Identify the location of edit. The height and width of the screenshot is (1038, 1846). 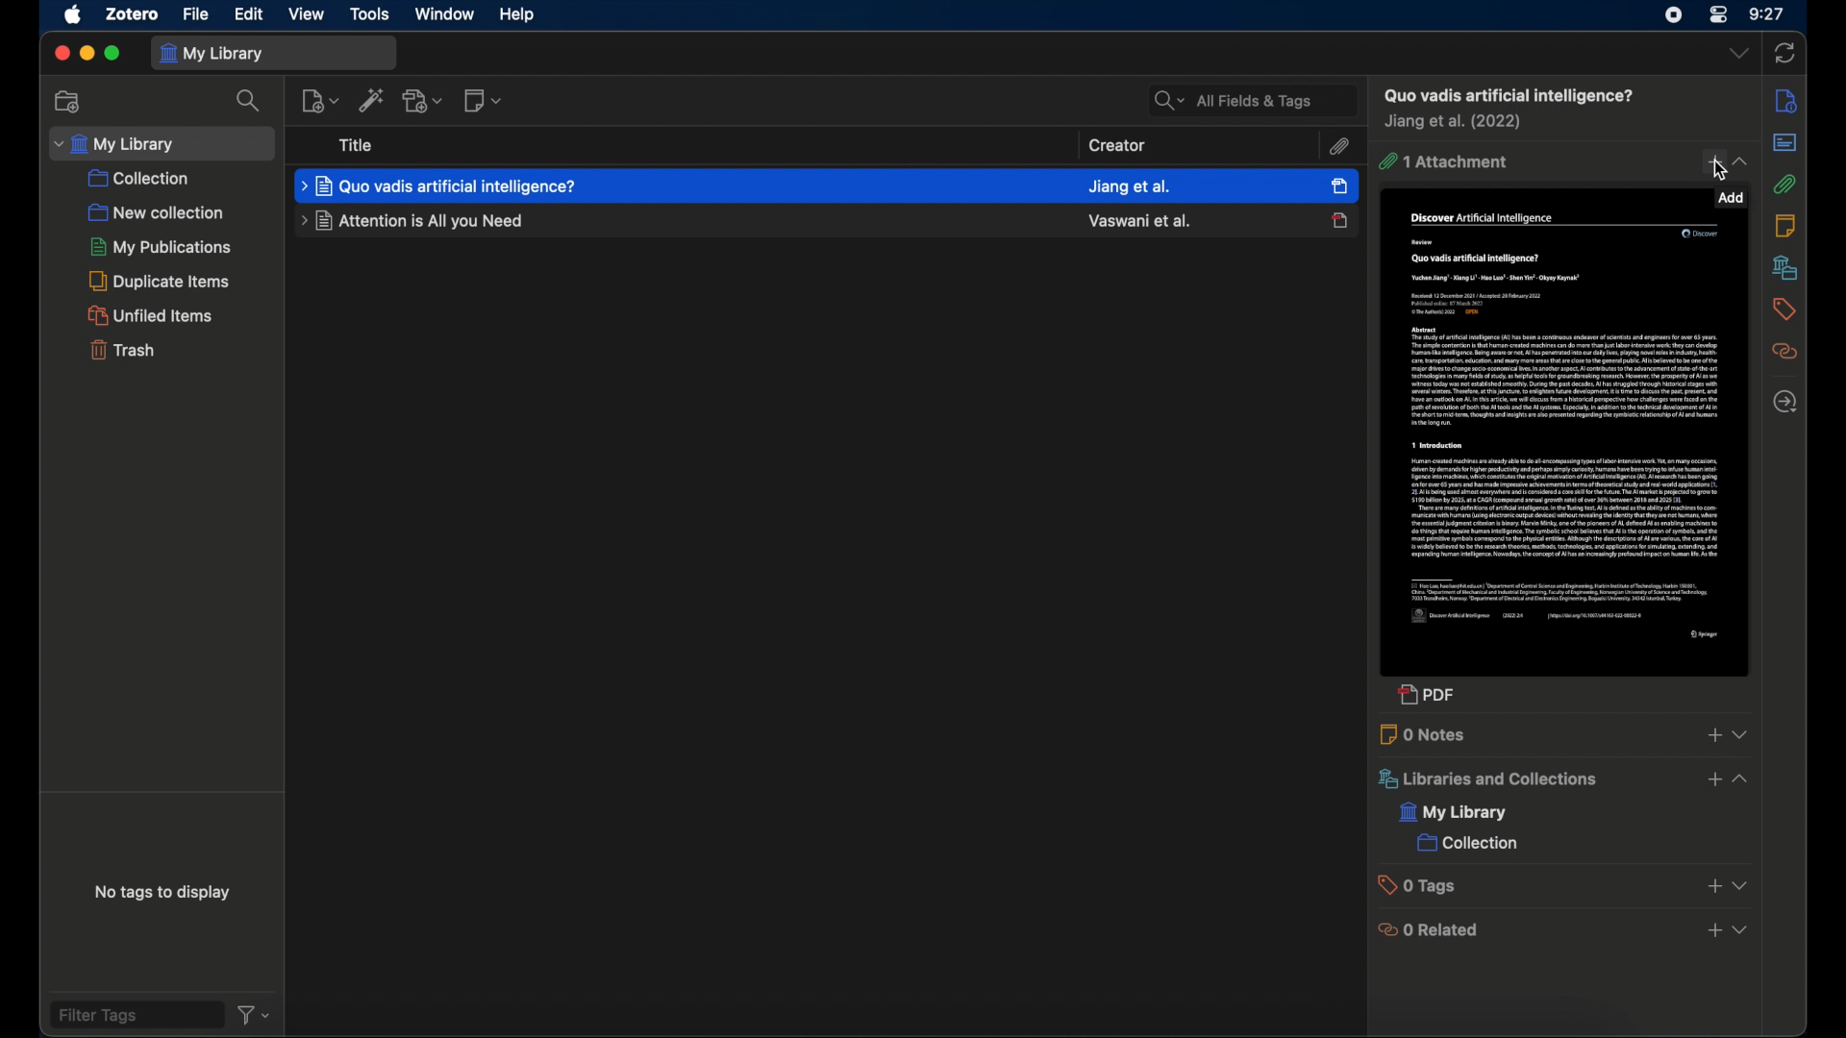
(248, 13).